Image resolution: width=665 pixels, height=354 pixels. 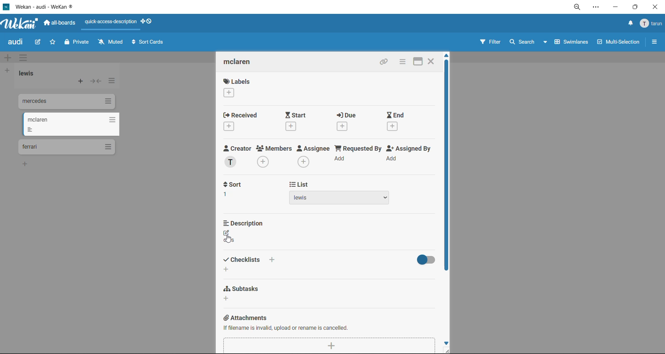 What do you see at coordinates (147, 44) in the screenshot?
I see `sort cards` at bounding box center [147, 44].